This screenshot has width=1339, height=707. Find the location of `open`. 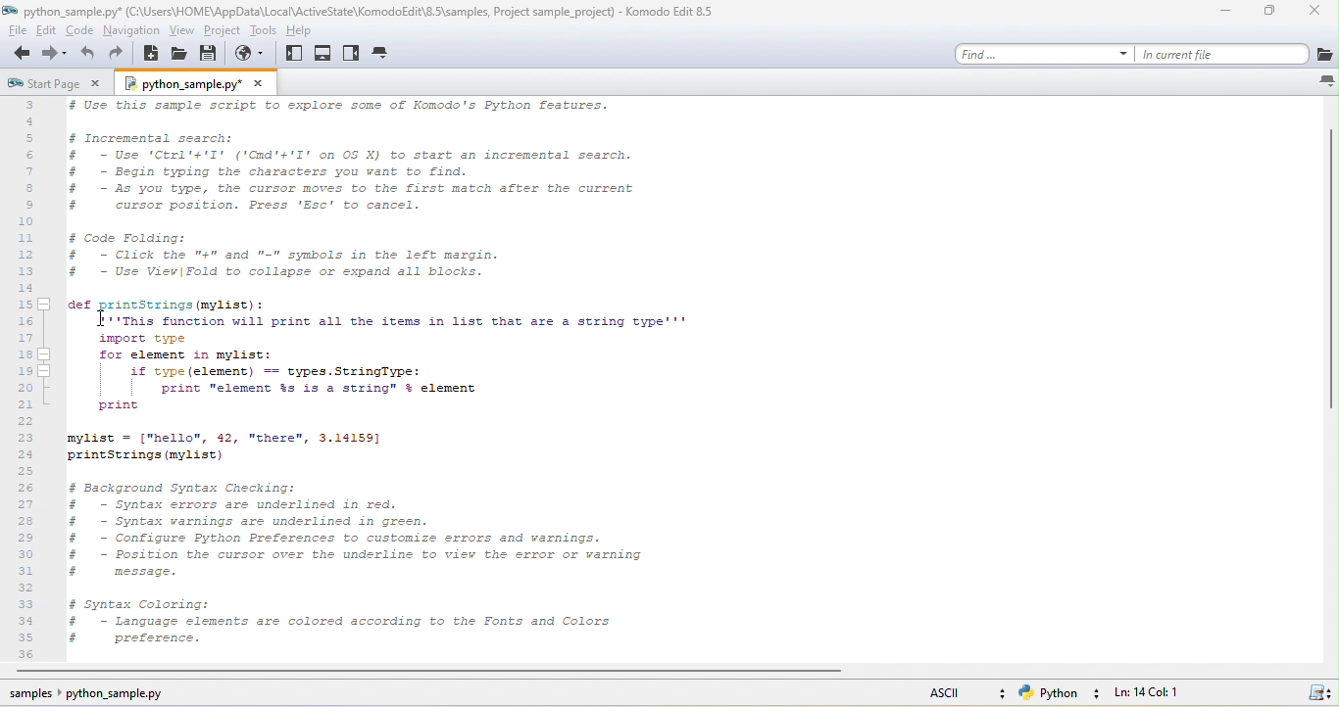

open is located at coordinates (180, 55).